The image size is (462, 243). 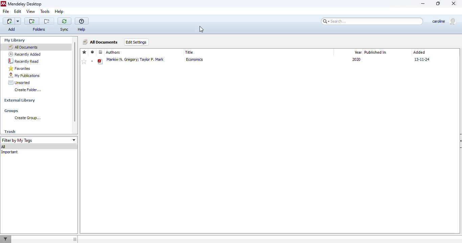 What do you see at coordinates (454, 3) in the screenshot?
I see `close` at bounding box center [454, 3].